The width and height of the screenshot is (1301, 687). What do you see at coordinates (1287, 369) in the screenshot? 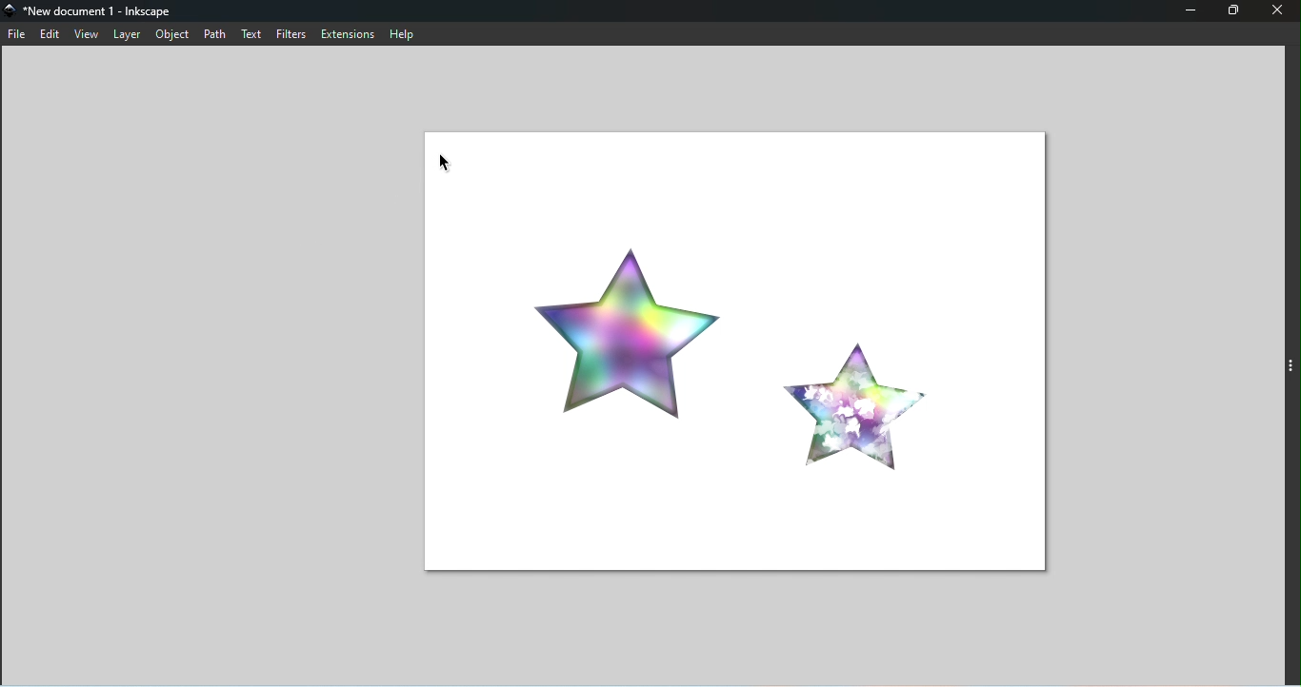
I see `Toggle command panel` at bounding box center [1287, 369].